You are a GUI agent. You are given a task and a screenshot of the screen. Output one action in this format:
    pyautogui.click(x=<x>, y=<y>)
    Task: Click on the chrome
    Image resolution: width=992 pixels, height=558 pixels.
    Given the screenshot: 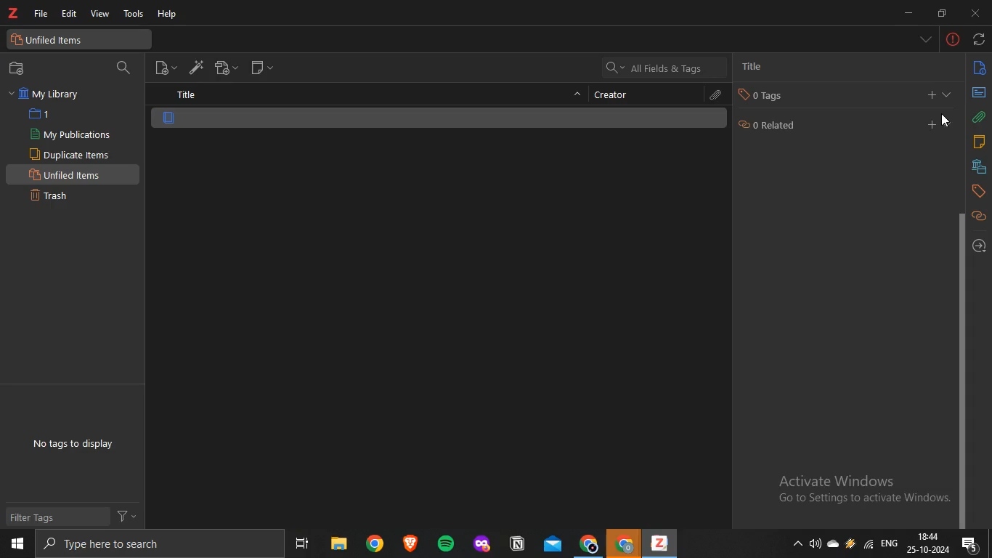 What is the action you would take?
    pyautogui.click(x=620, y=542)
    